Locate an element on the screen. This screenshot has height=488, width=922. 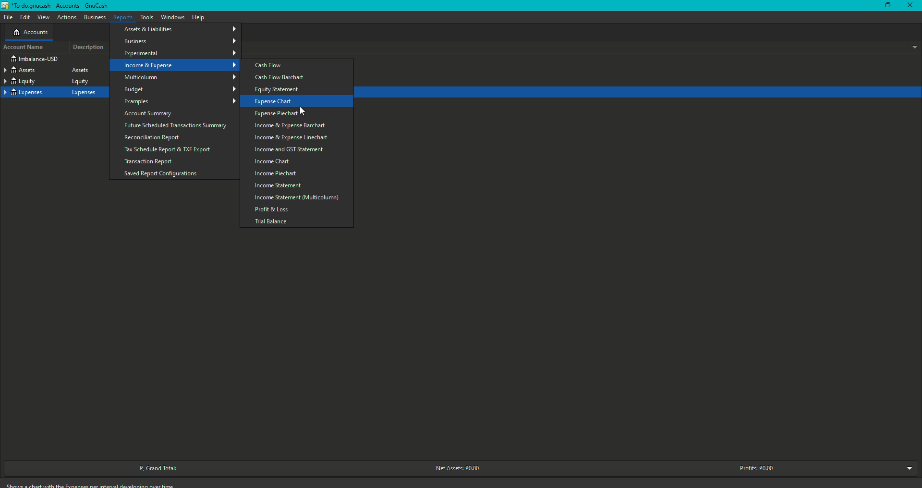
Tax Schedule Report is located at coordinates (170, 149).